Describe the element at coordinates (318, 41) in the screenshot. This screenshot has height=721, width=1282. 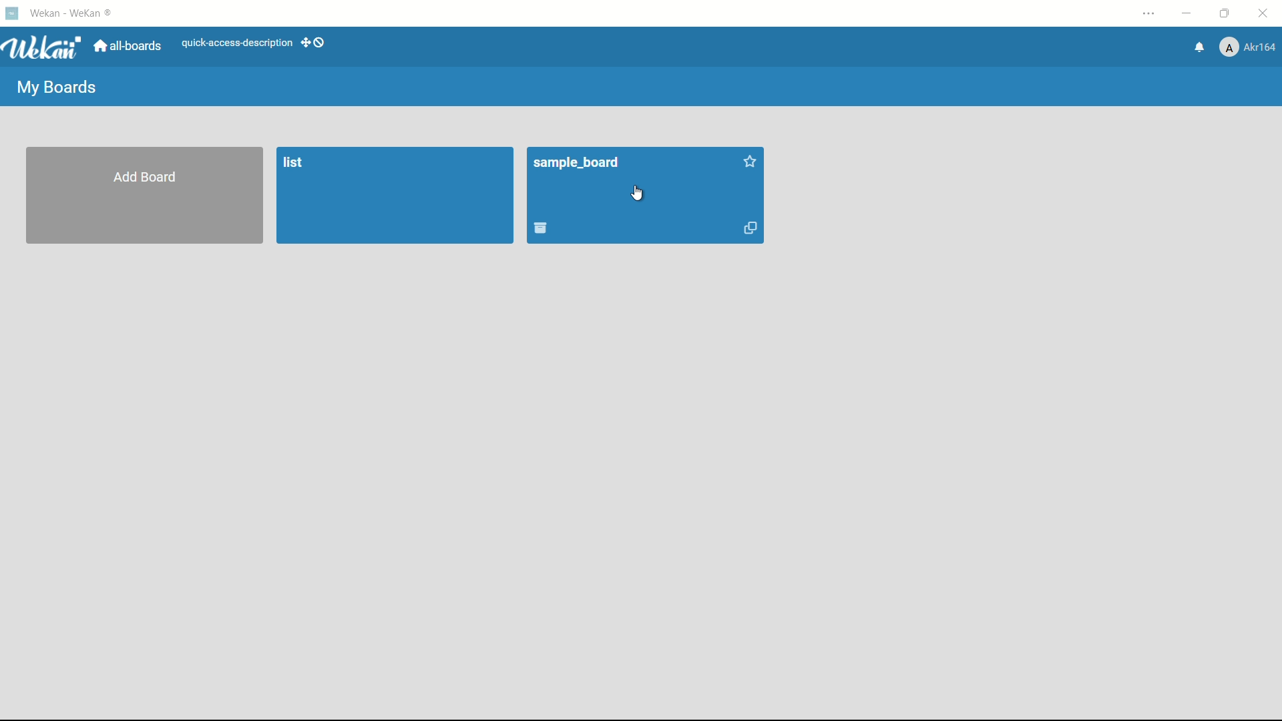
I see `show-desktop-drag-handles` at that location.